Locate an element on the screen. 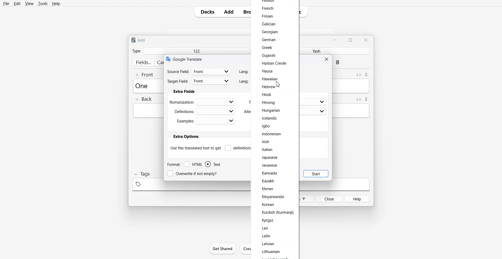 The image size is (502, 259). Kinyarwanda is located at coordinates (274, 196).